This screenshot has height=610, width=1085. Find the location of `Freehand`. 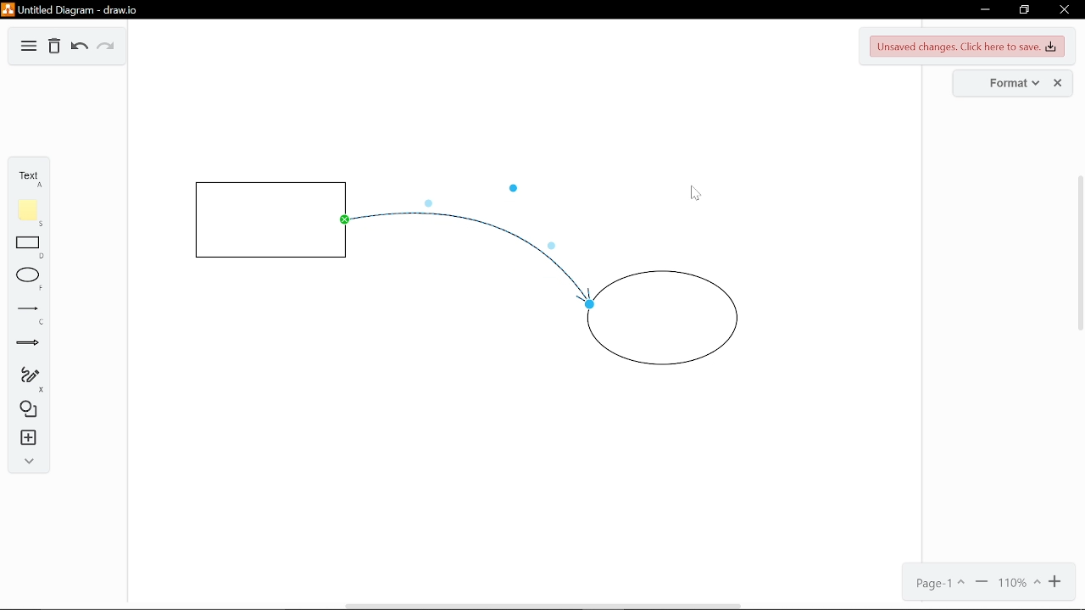

Freehand is located at coordinates (25, 379).